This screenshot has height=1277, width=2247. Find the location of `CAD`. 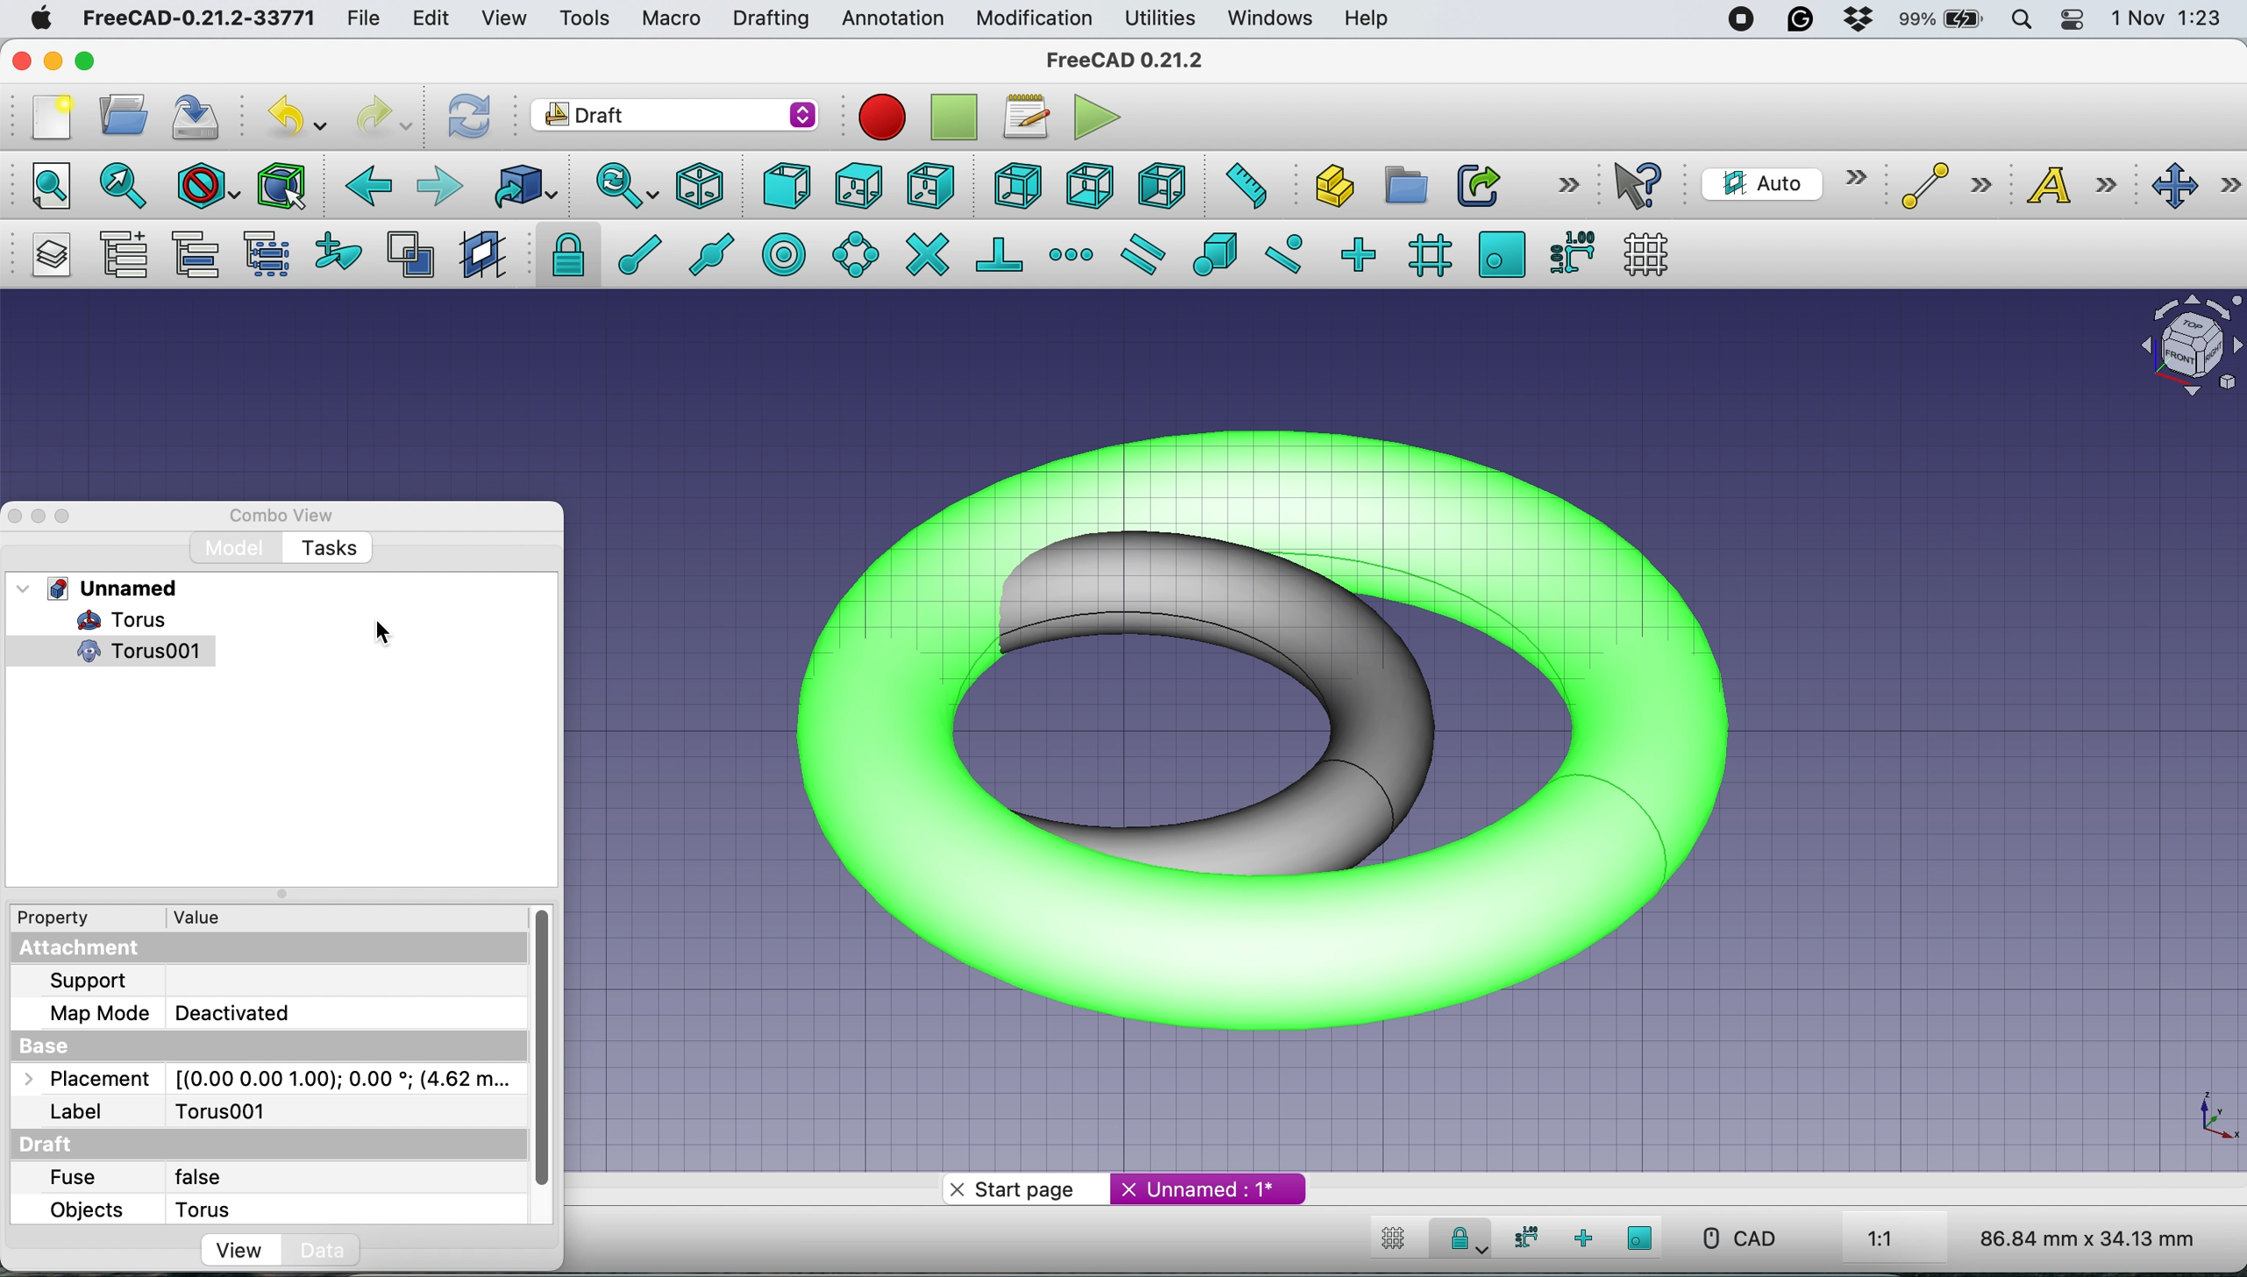

CAD is located at coordinates (1730, 1238).